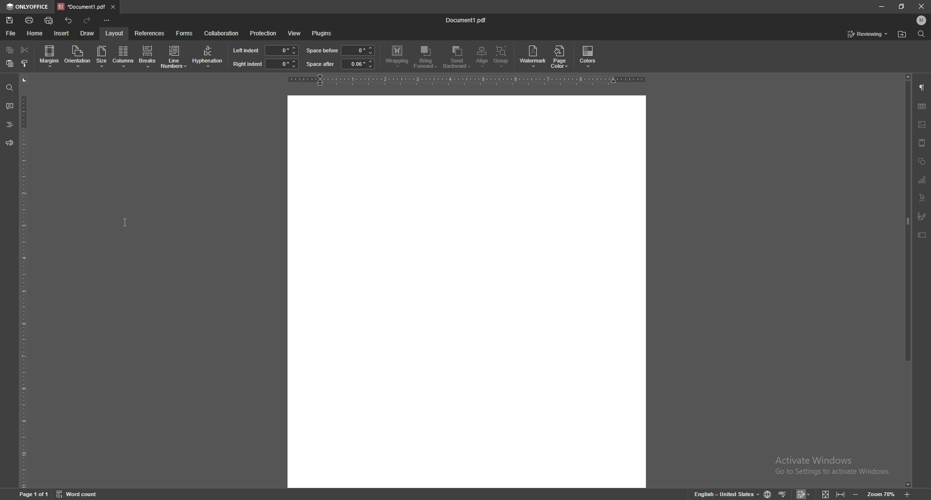 This screenshot has width=931, height=500. I want to click on spell change, so click(784, 494).